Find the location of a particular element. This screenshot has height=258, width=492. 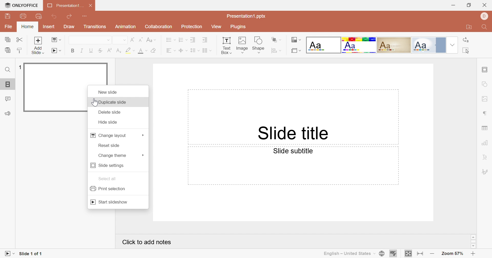

Click to Add notes is located at coordinates (147, 242).